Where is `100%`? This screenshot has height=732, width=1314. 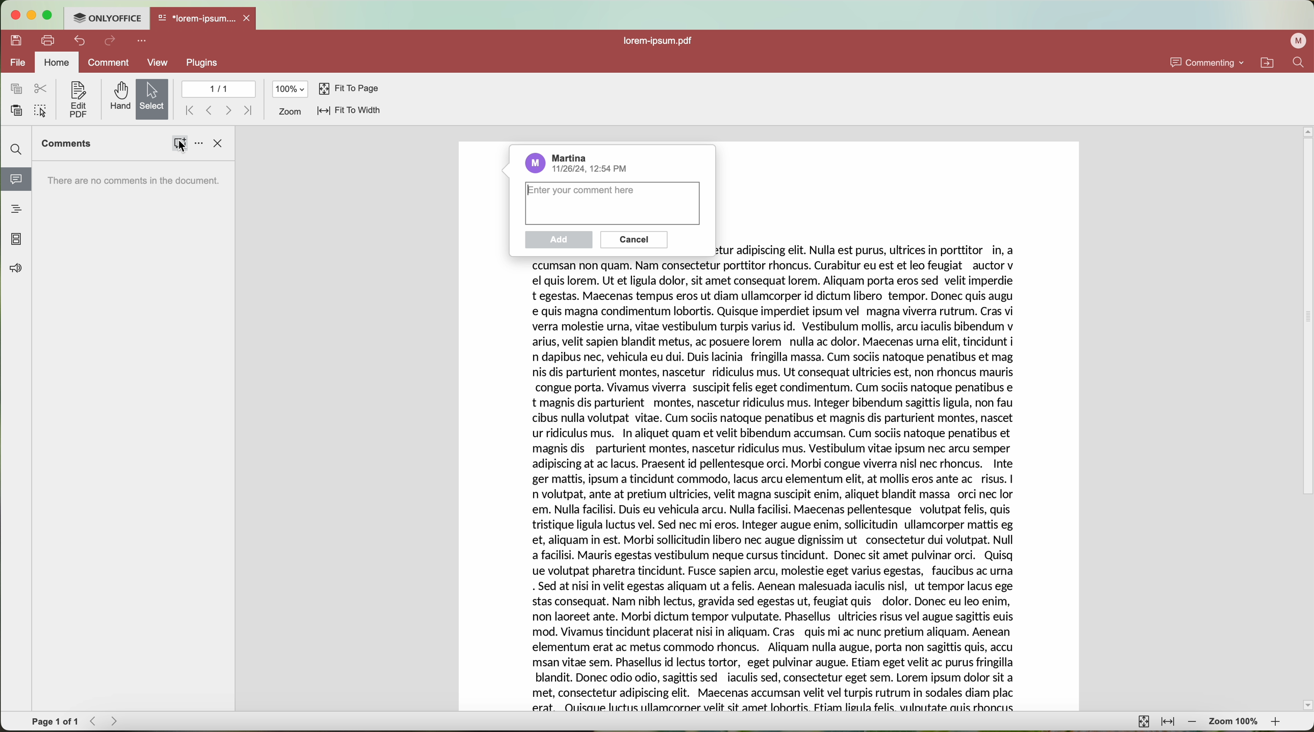 100% is located at coordinates (290, 89).